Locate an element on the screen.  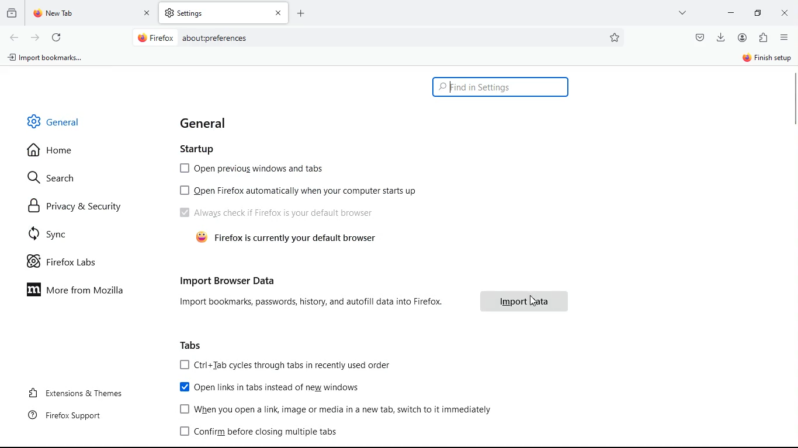
import browser data is located at coordinates (230, 279).